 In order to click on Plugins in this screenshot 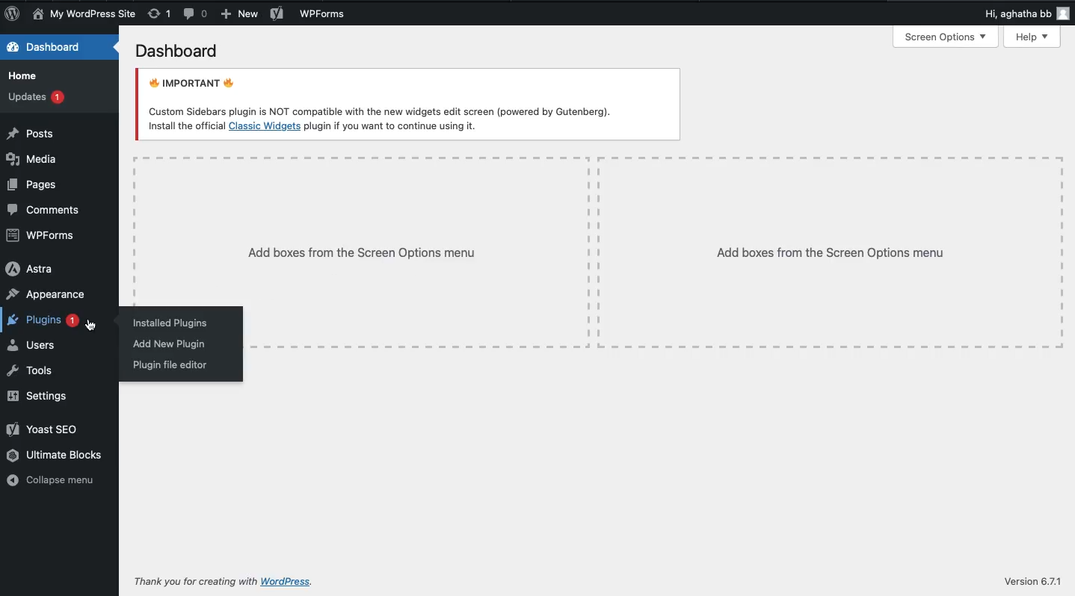, I will do `click(42, 319)`.